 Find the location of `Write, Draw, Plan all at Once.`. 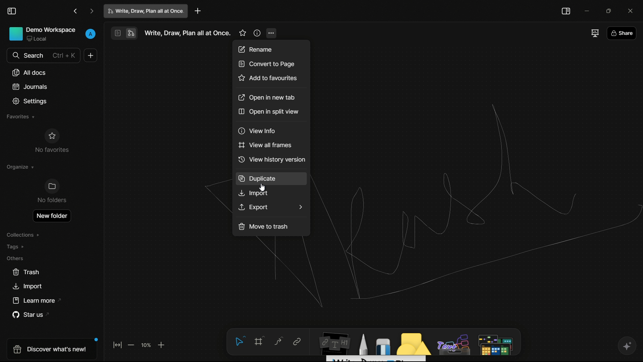

Write, Draw, Plan all at Once. is located at coordinates (187, 32).